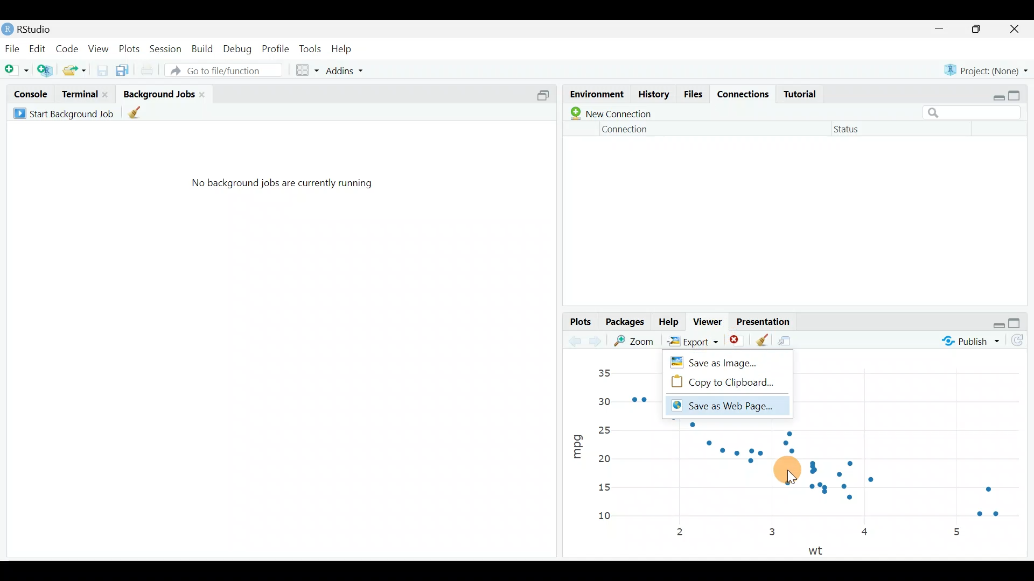 Image resolution: width=1034 pixels, height=581 pixels. What do you see at coordinates (206, 94) in the screenshot?
I see `close background job` at bounding box center [206, 94].